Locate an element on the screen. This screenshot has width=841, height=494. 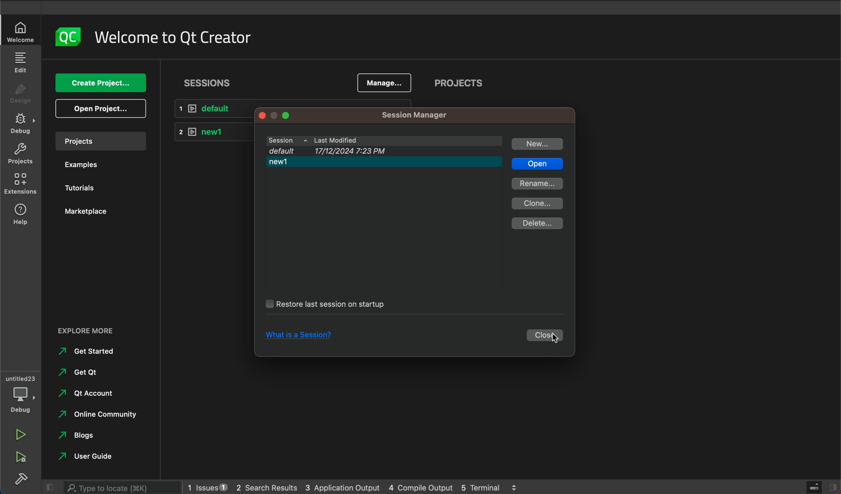
debug is located at coordinates (23, 400).